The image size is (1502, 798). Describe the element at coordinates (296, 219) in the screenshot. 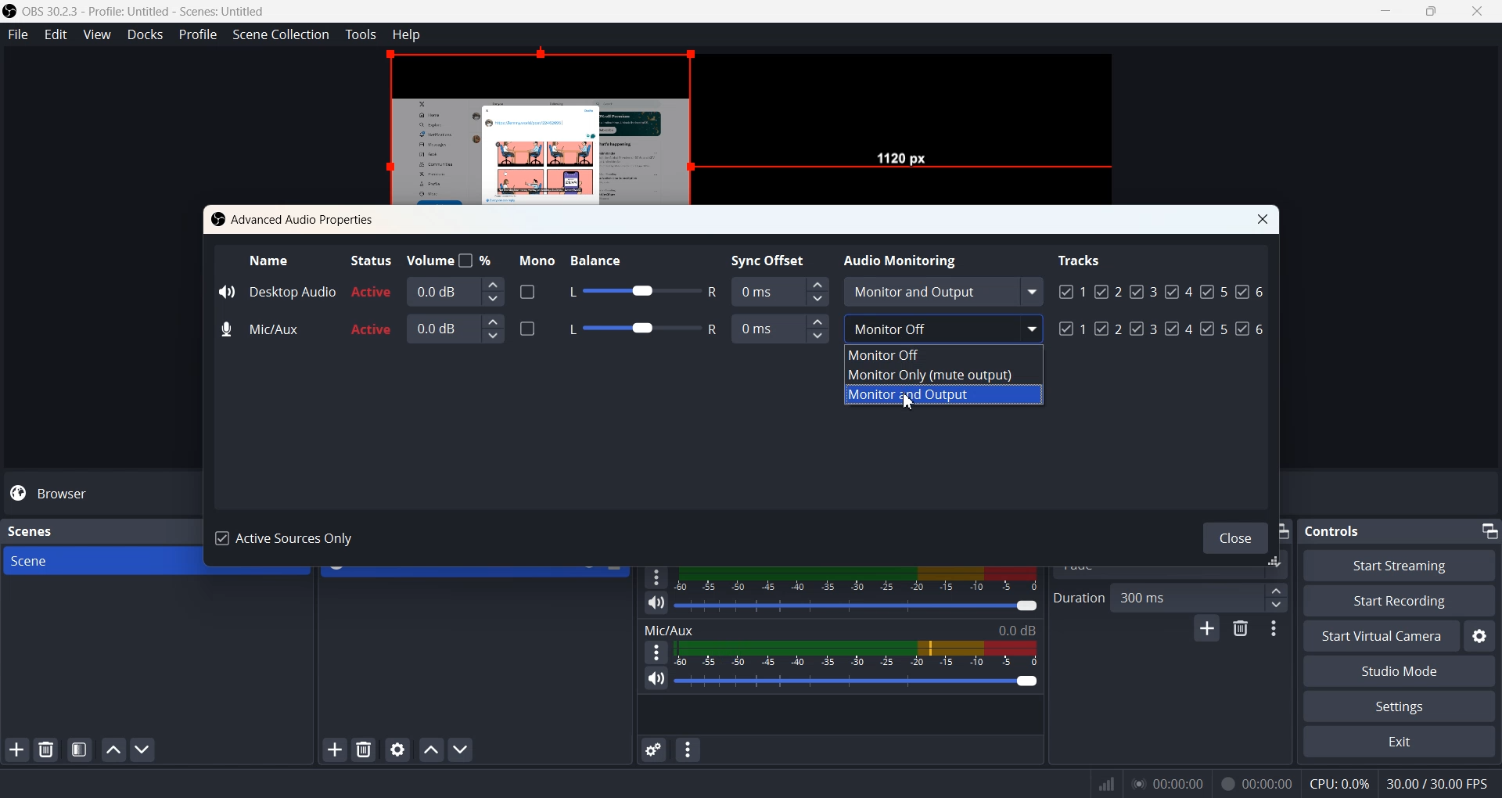

I see `Advanced Audio Properties` at that location.